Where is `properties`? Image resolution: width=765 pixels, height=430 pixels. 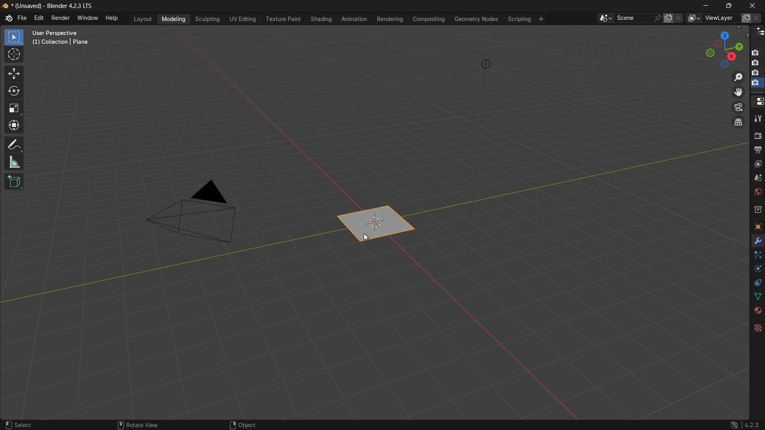
properties is located at coordinates (758, 100).